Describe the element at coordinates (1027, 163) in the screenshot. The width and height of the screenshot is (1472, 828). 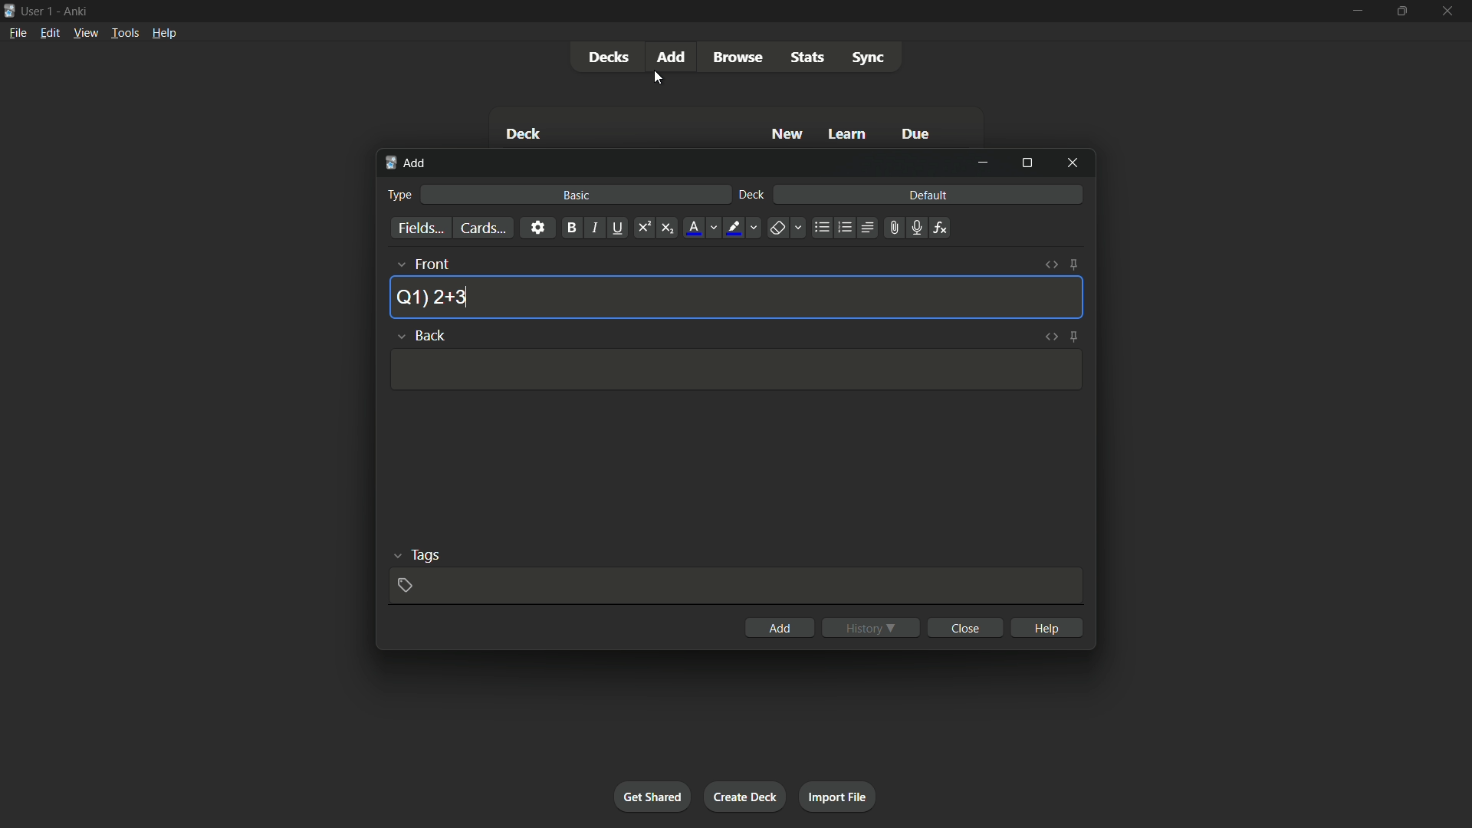
I see `maximize` at that location.